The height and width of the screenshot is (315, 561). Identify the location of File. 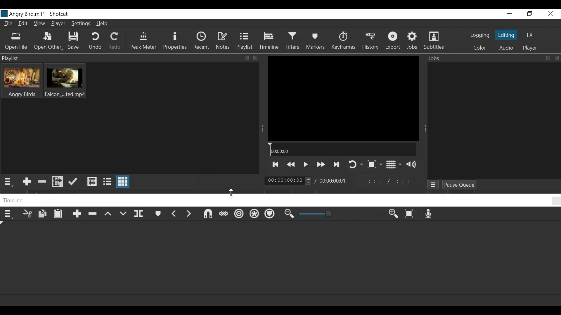
(8, 24).